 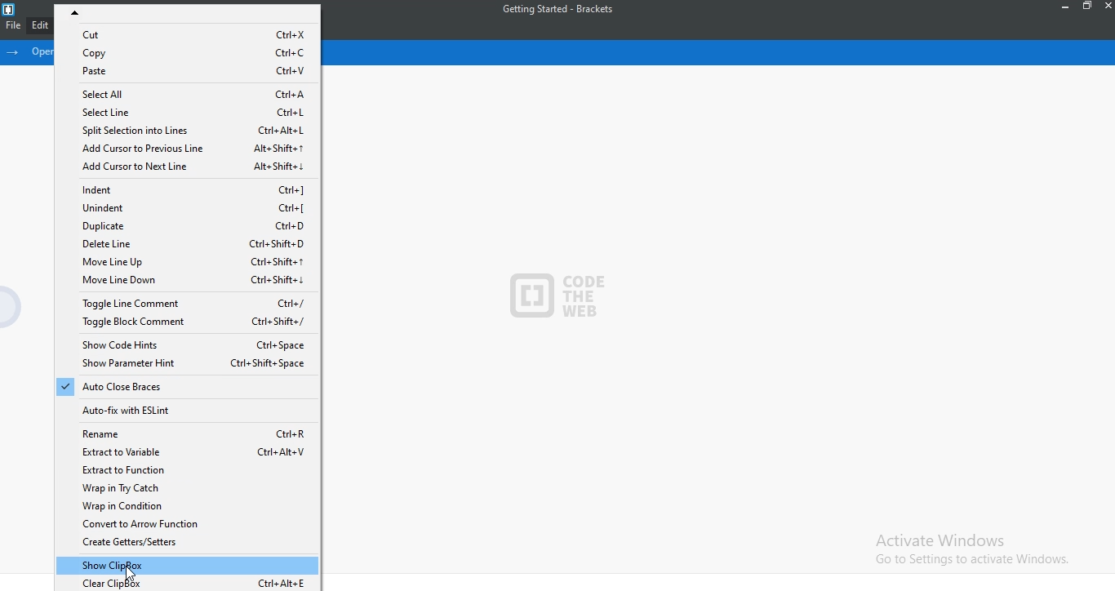 I want to click on close, so click(x=1108, y=9).